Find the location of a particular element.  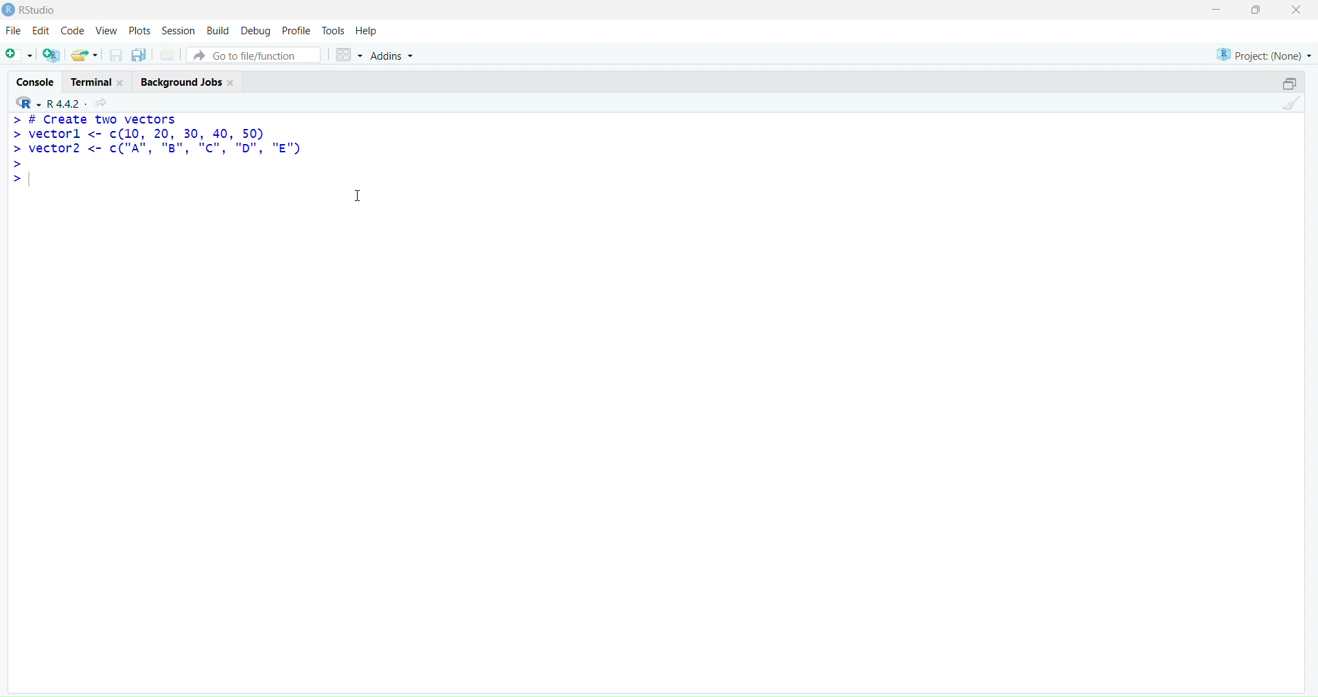

clear console is located at coordinates (1291, 104).